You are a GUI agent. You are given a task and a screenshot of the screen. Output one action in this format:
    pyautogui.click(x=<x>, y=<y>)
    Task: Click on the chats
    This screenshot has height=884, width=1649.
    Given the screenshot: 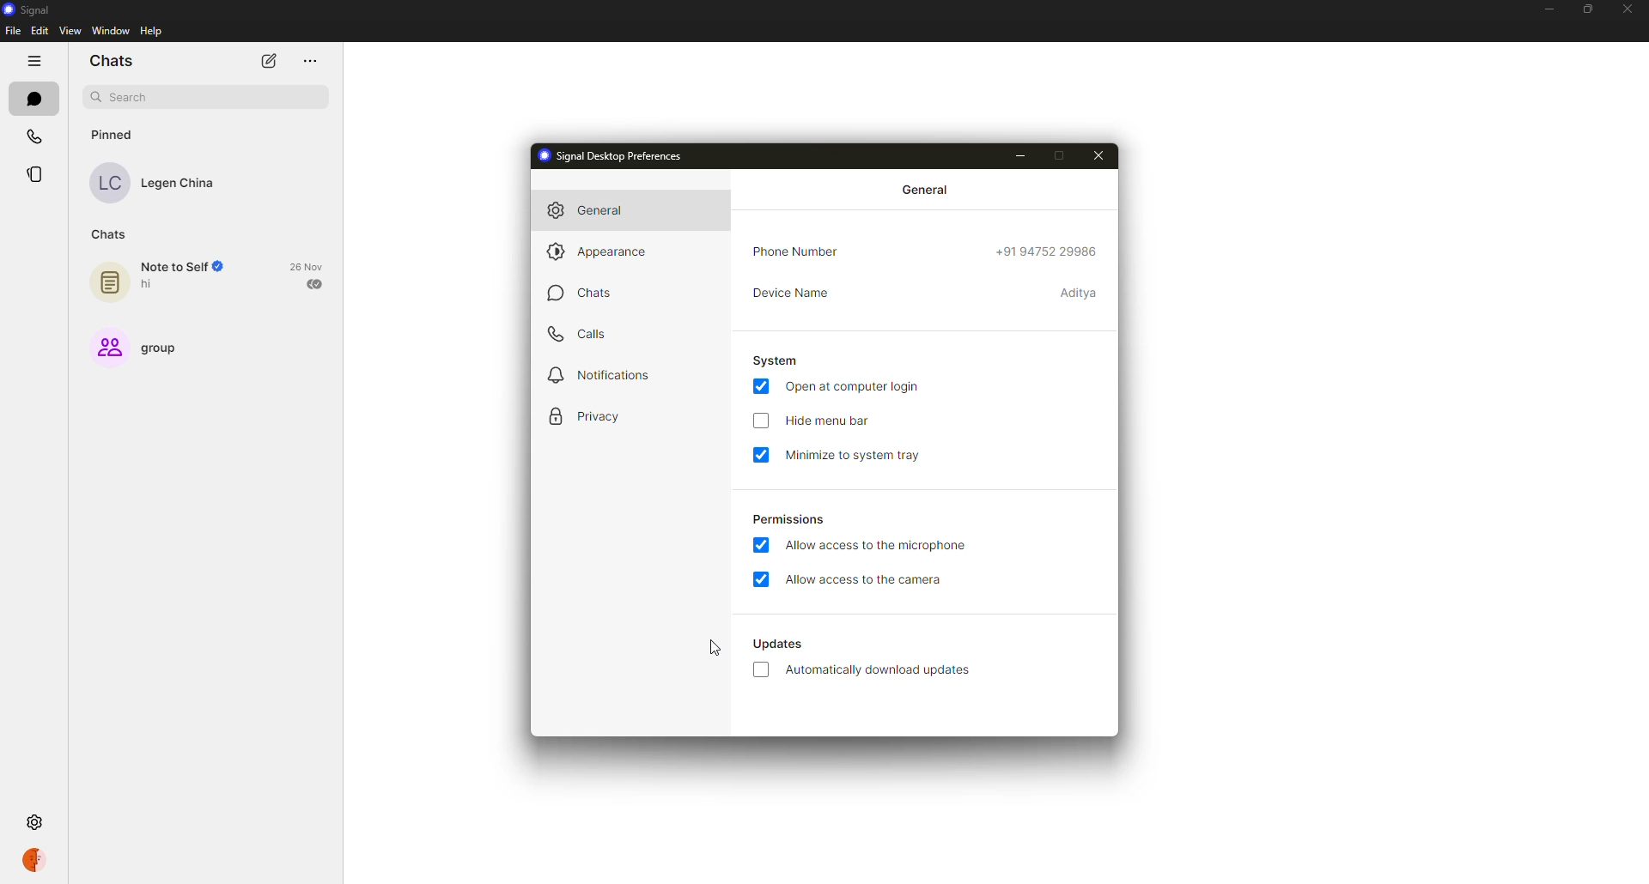 What is the action you would take?
    pyautogui.click(x=33, y=99)
    